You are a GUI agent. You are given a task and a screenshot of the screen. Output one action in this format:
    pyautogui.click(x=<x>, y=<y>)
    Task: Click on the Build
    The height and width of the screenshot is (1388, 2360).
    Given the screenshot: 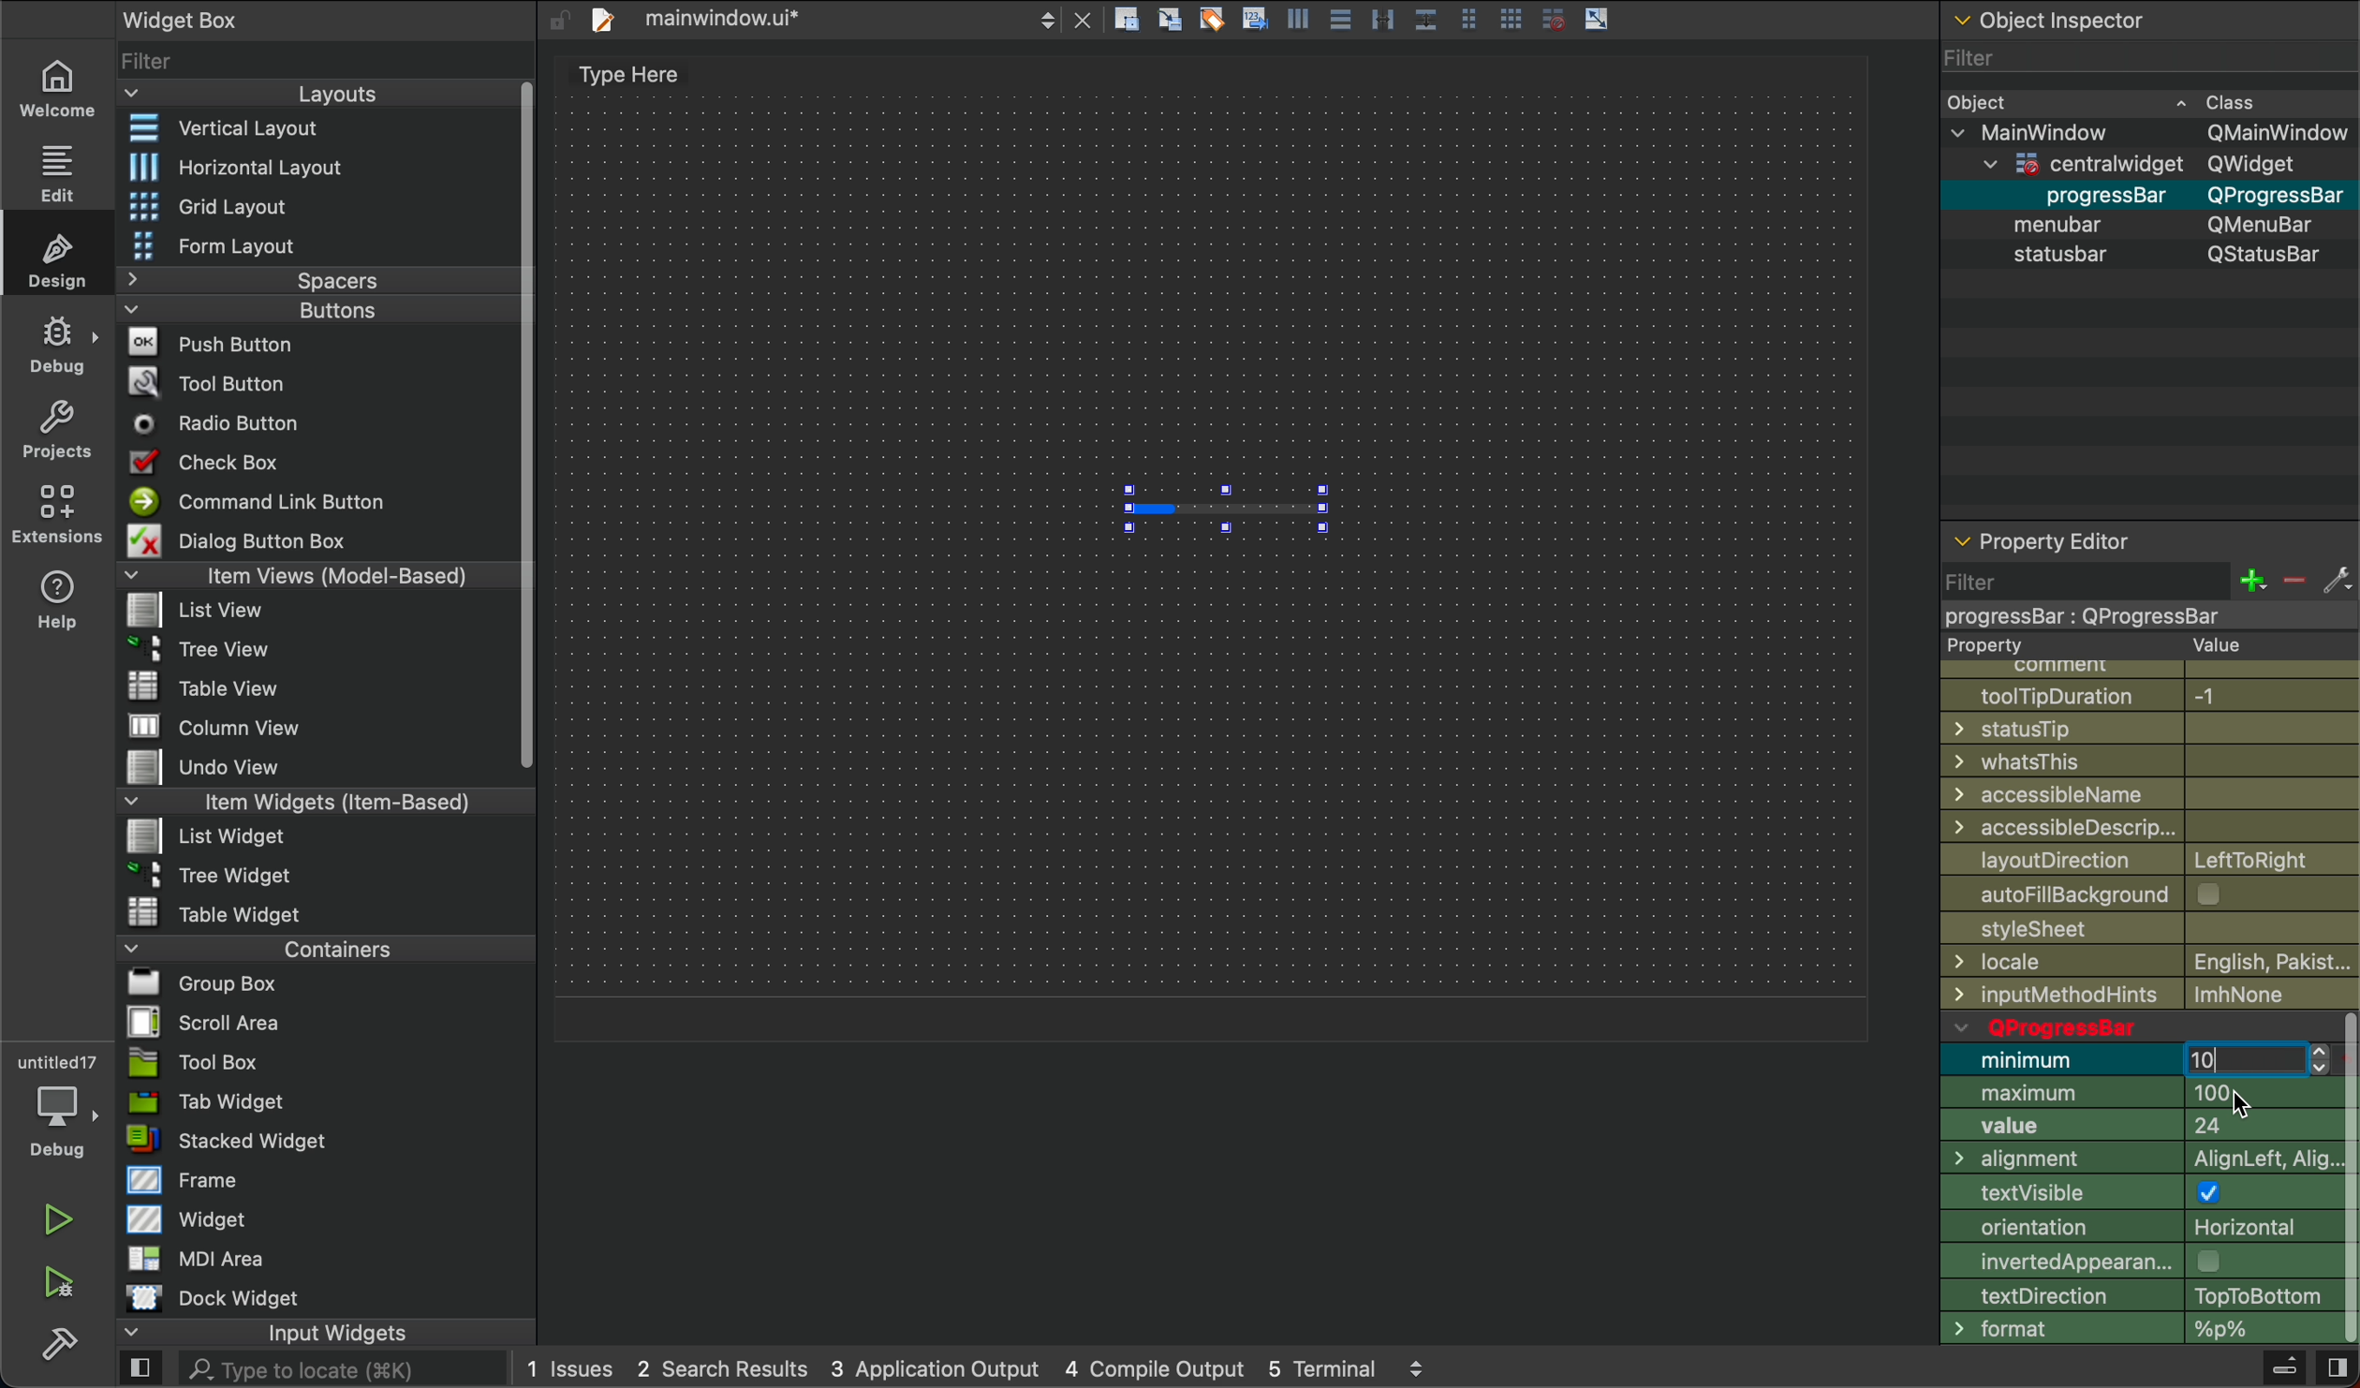 What is the action you would take?
    pyautogui.click(x=2282, y=1370)
    